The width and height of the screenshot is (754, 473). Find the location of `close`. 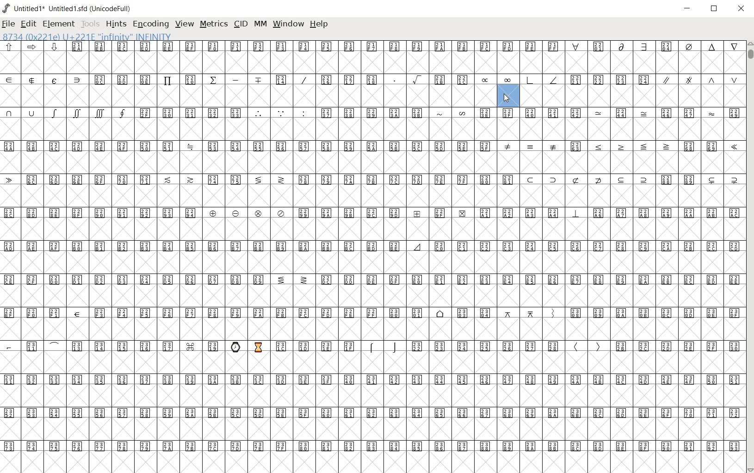

close is located at coordinates (742, 9).